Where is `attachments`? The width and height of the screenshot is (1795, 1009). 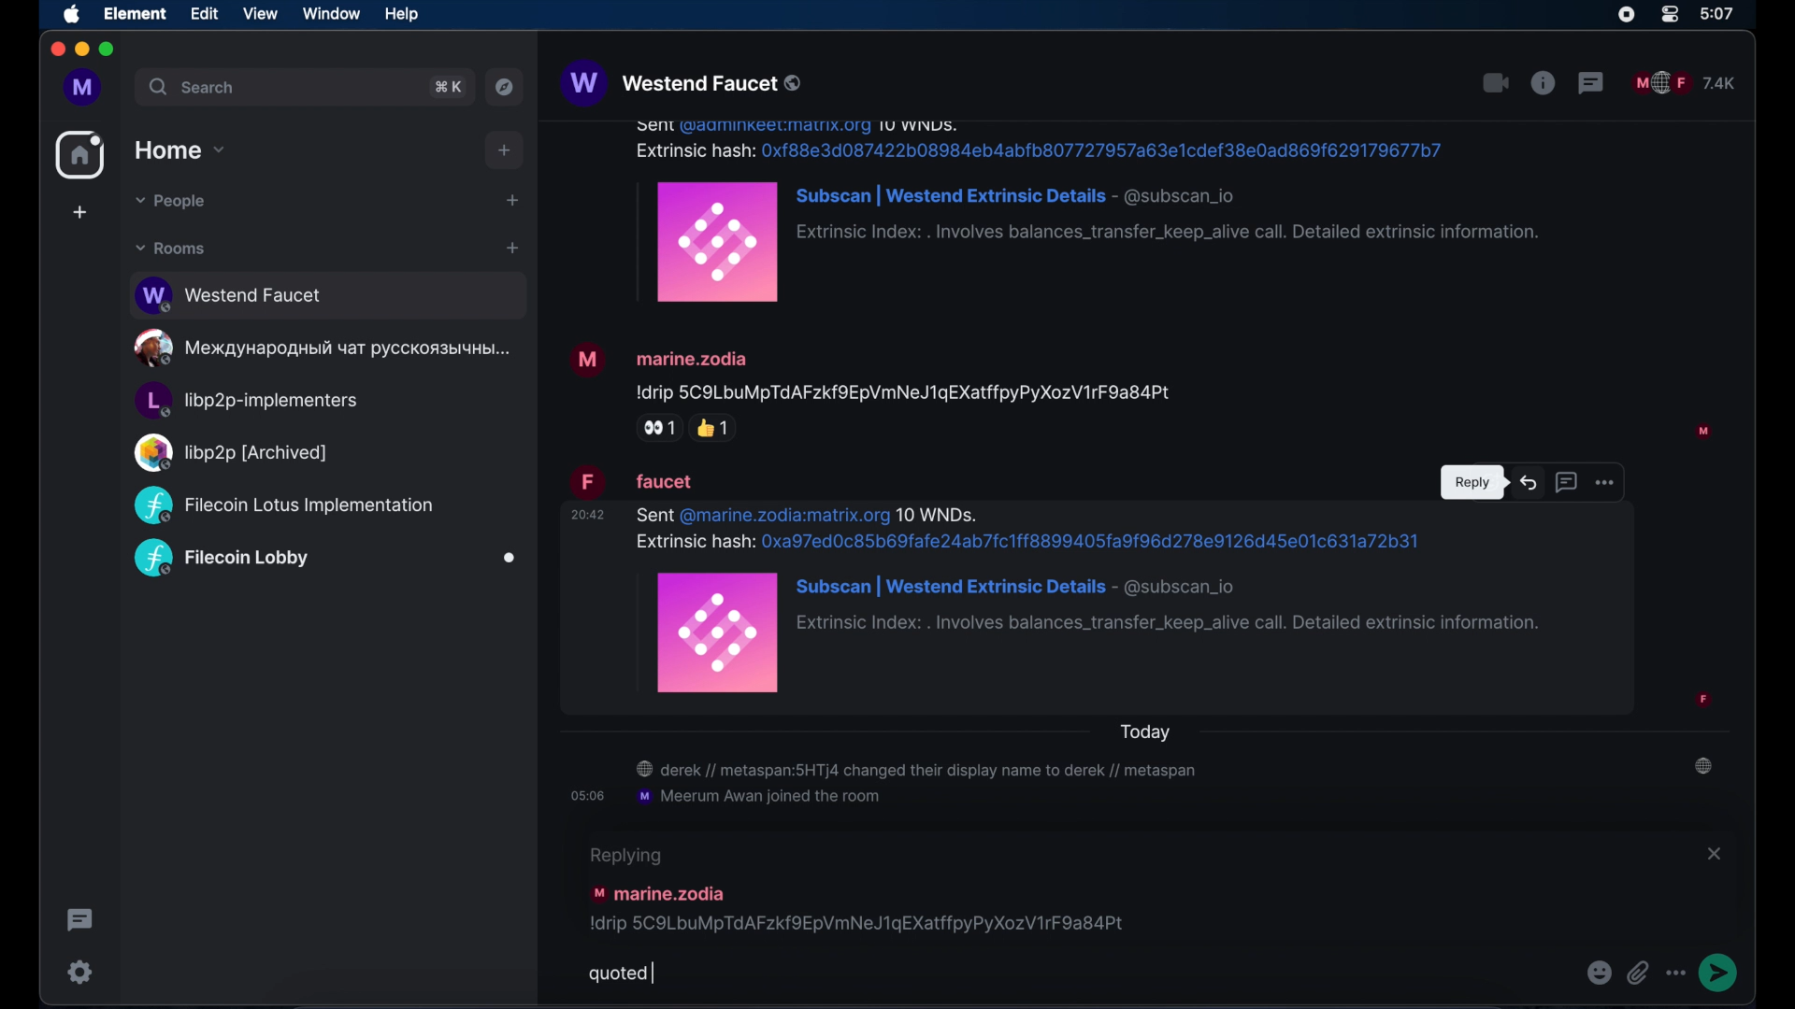 attachments is located at coordinates (1640, 972).